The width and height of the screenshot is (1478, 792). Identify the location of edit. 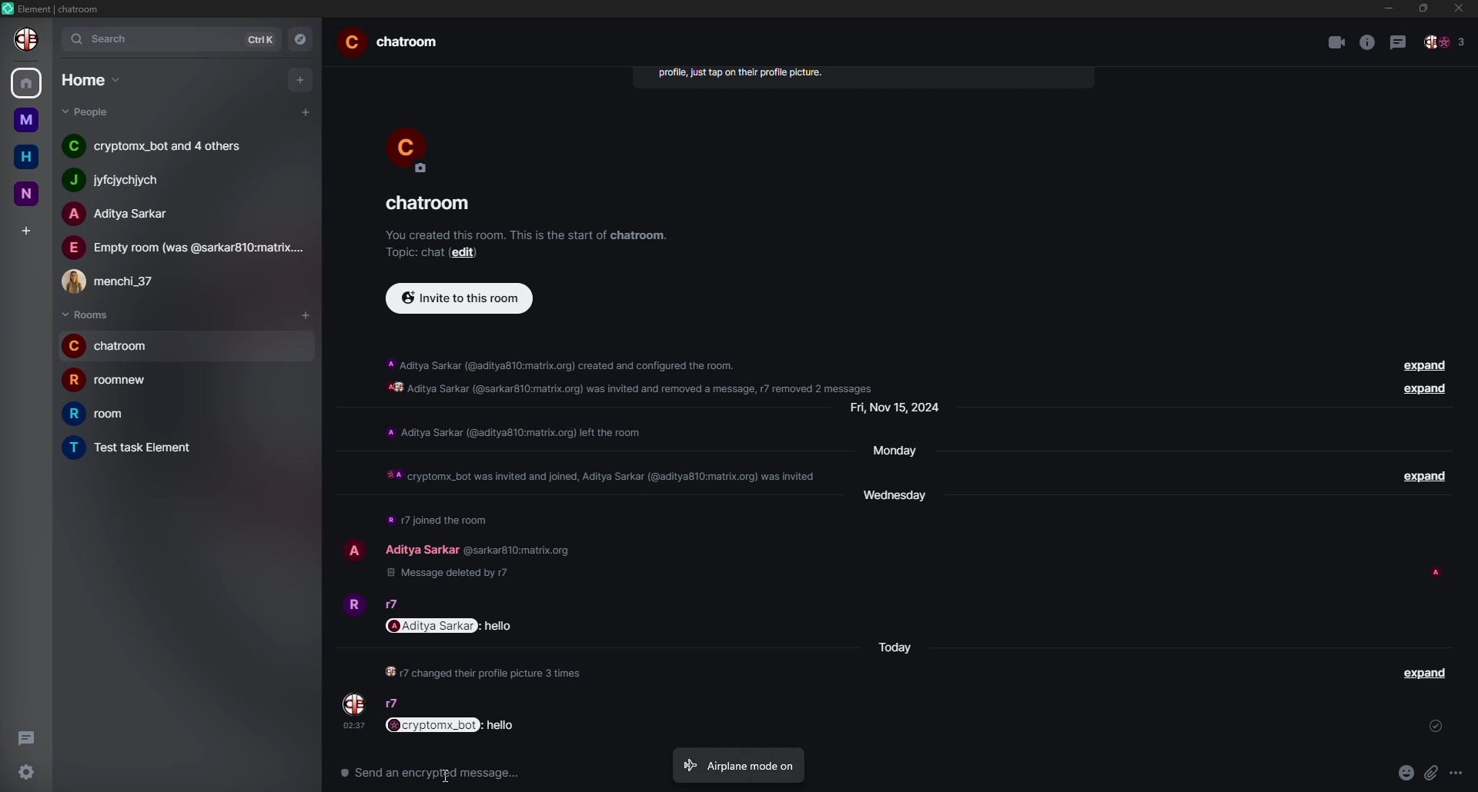
(466, 252).